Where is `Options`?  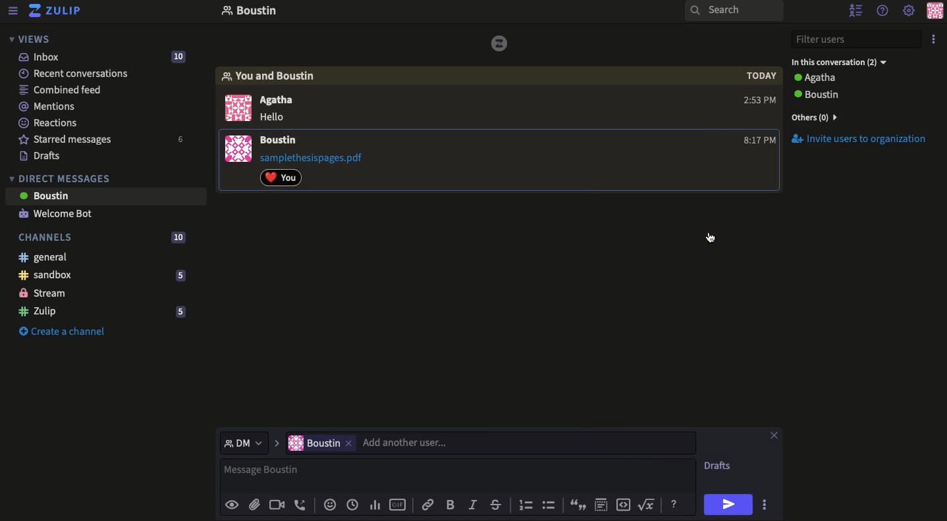 Options is located at coordinates (935, 39).